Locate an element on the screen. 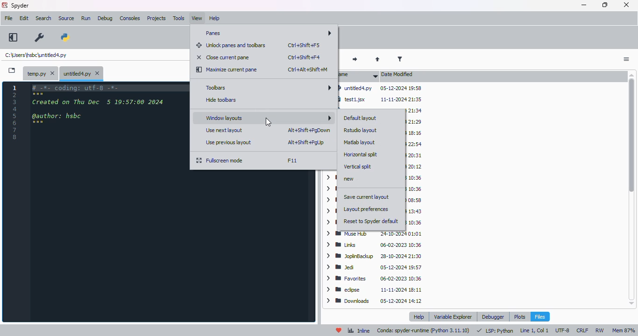  inline is located at coordinates (359, 331).